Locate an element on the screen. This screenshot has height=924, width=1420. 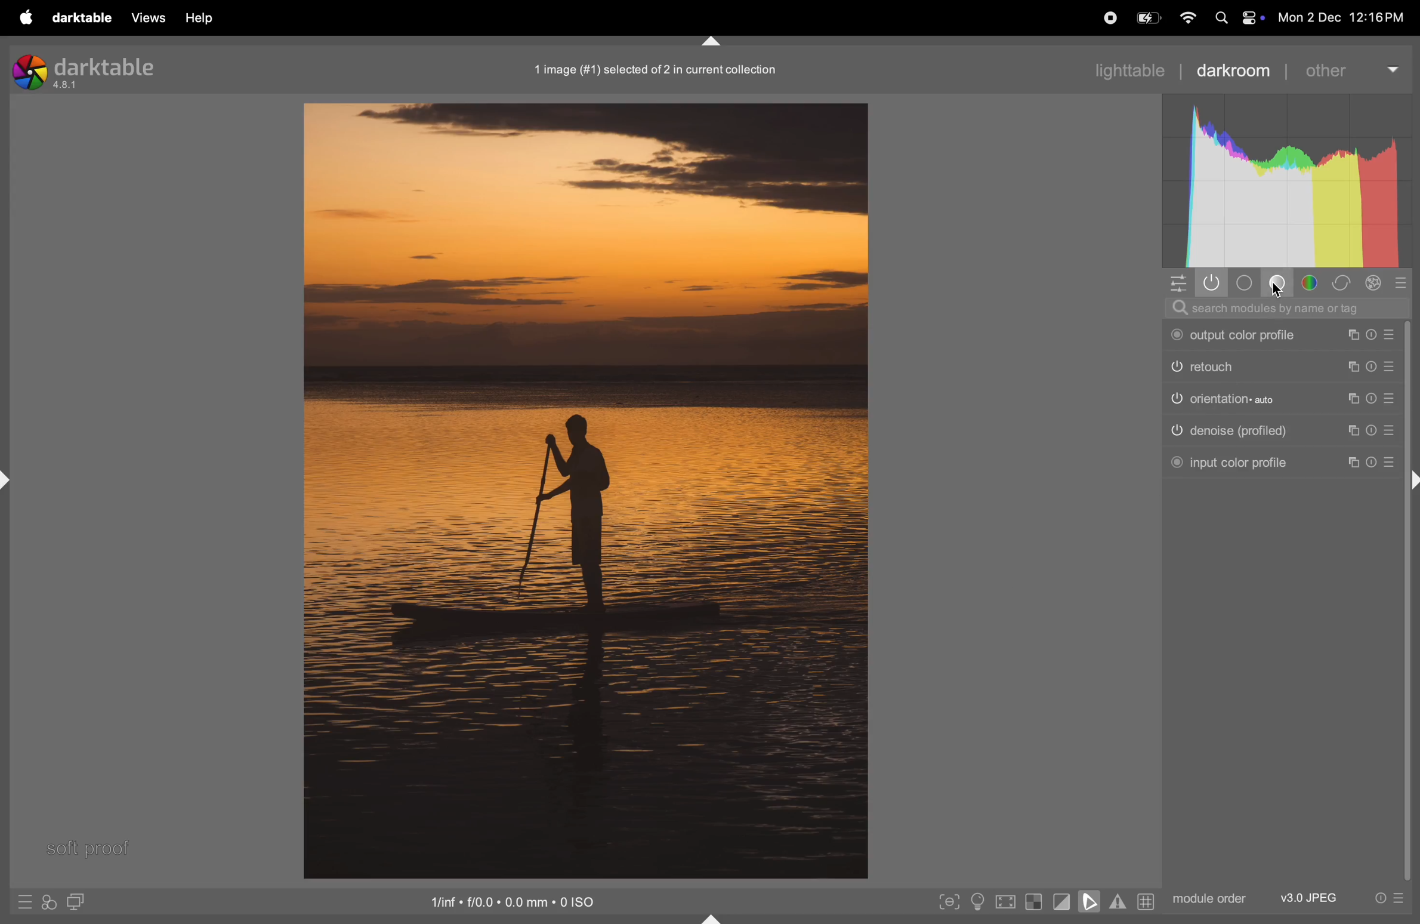
input color profile is located at coordinates (1283, 461).